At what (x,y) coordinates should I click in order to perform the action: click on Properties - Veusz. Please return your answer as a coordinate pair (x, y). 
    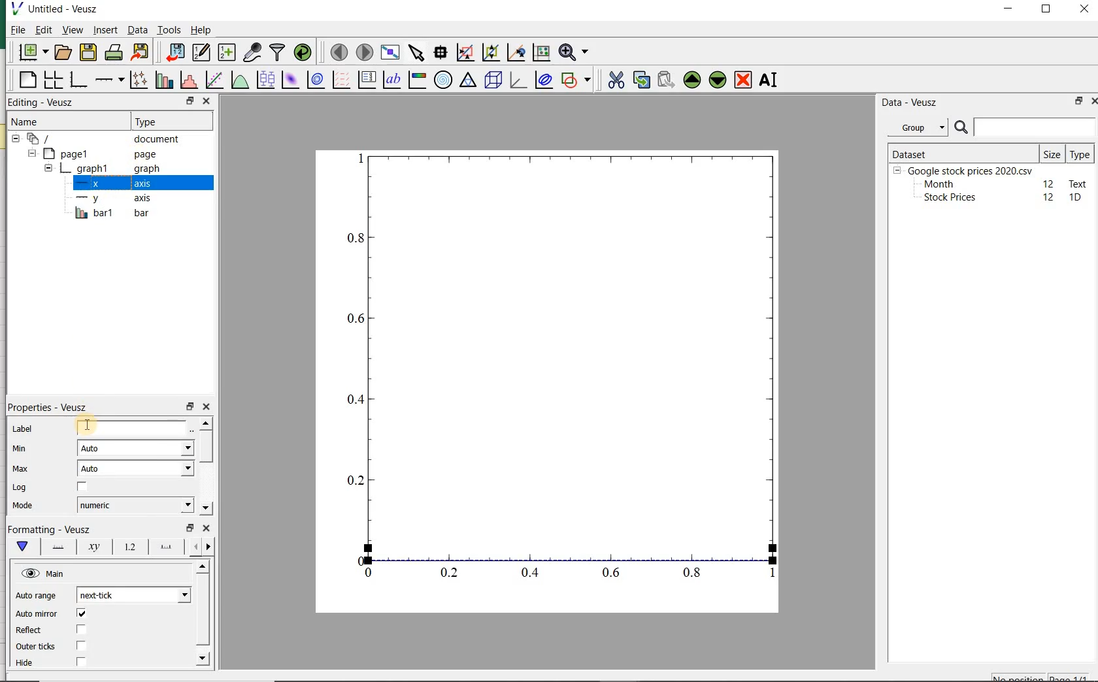
    Looking at the image, I should click on (52, 408).